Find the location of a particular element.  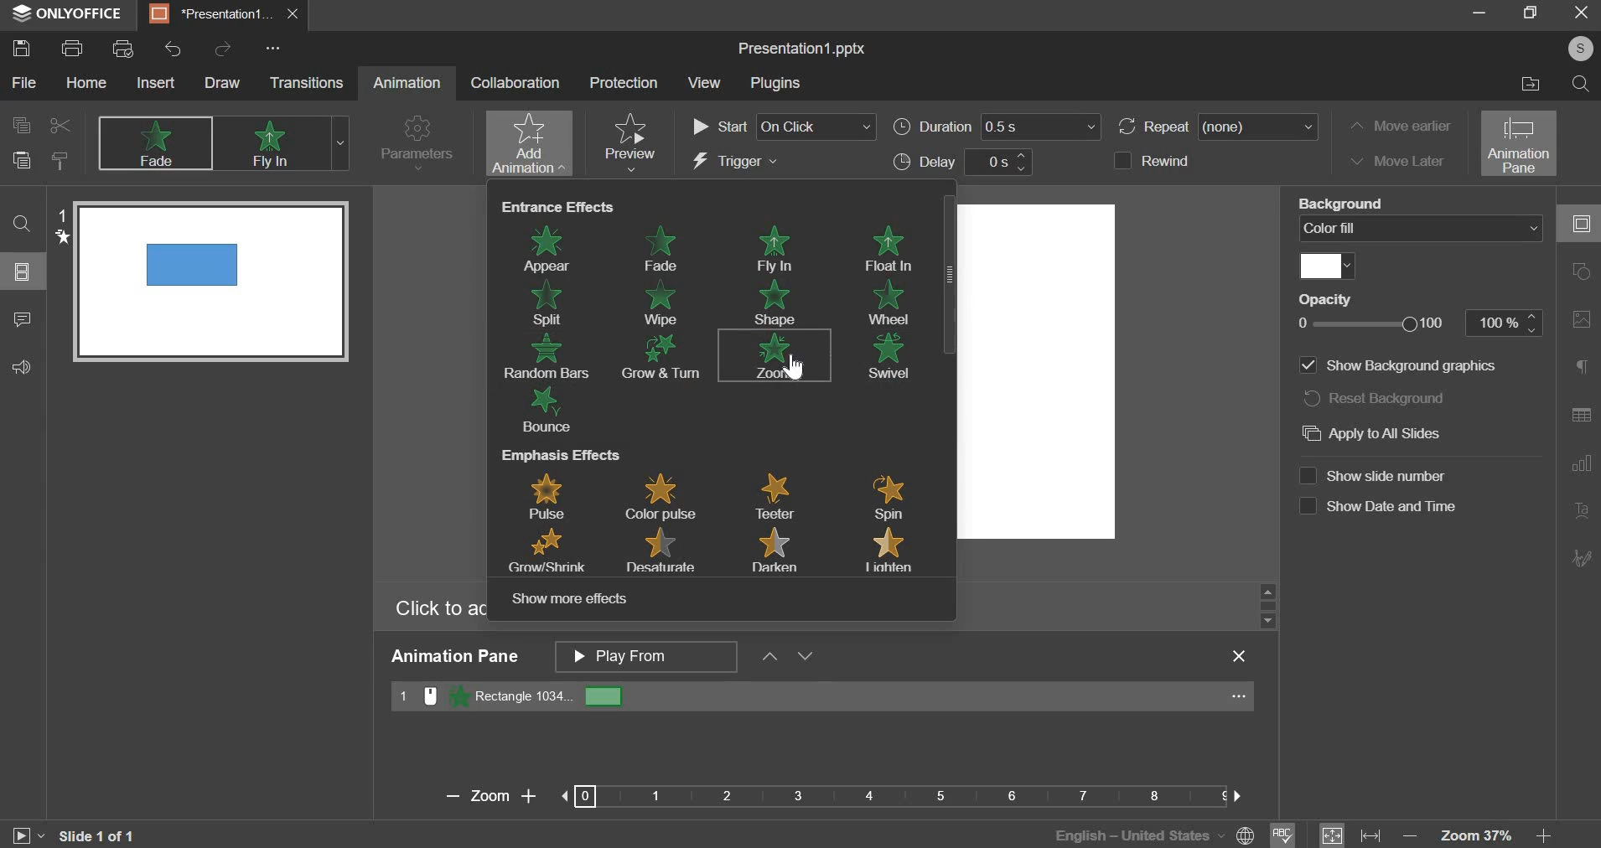

Options is located at coordinates (270, 48).